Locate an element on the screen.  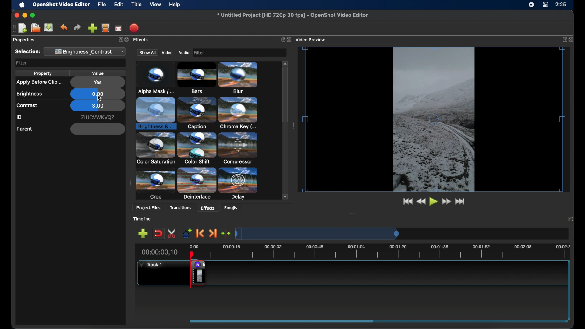
property is located at coordinates (43, 74).